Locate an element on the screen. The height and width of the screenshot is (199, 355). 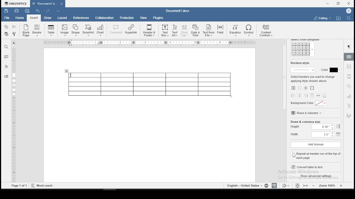
quick print is located at coordinates (27, 11).